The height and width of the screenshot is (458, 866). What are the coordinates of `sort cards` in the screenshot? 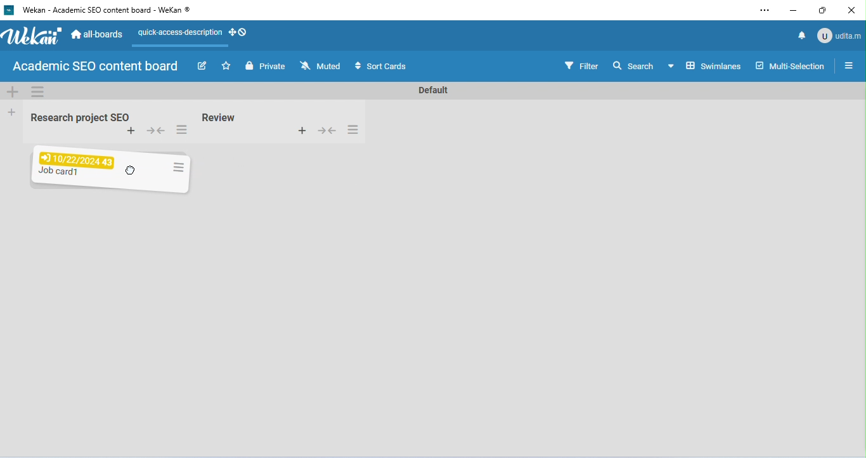 It's located at (379, 67).